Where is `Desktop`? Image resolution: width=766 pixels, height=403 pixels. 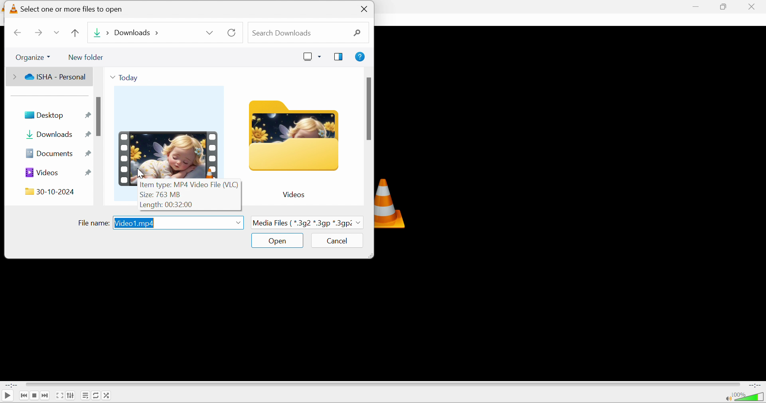
Desktop is located at coordinates (45, 116).